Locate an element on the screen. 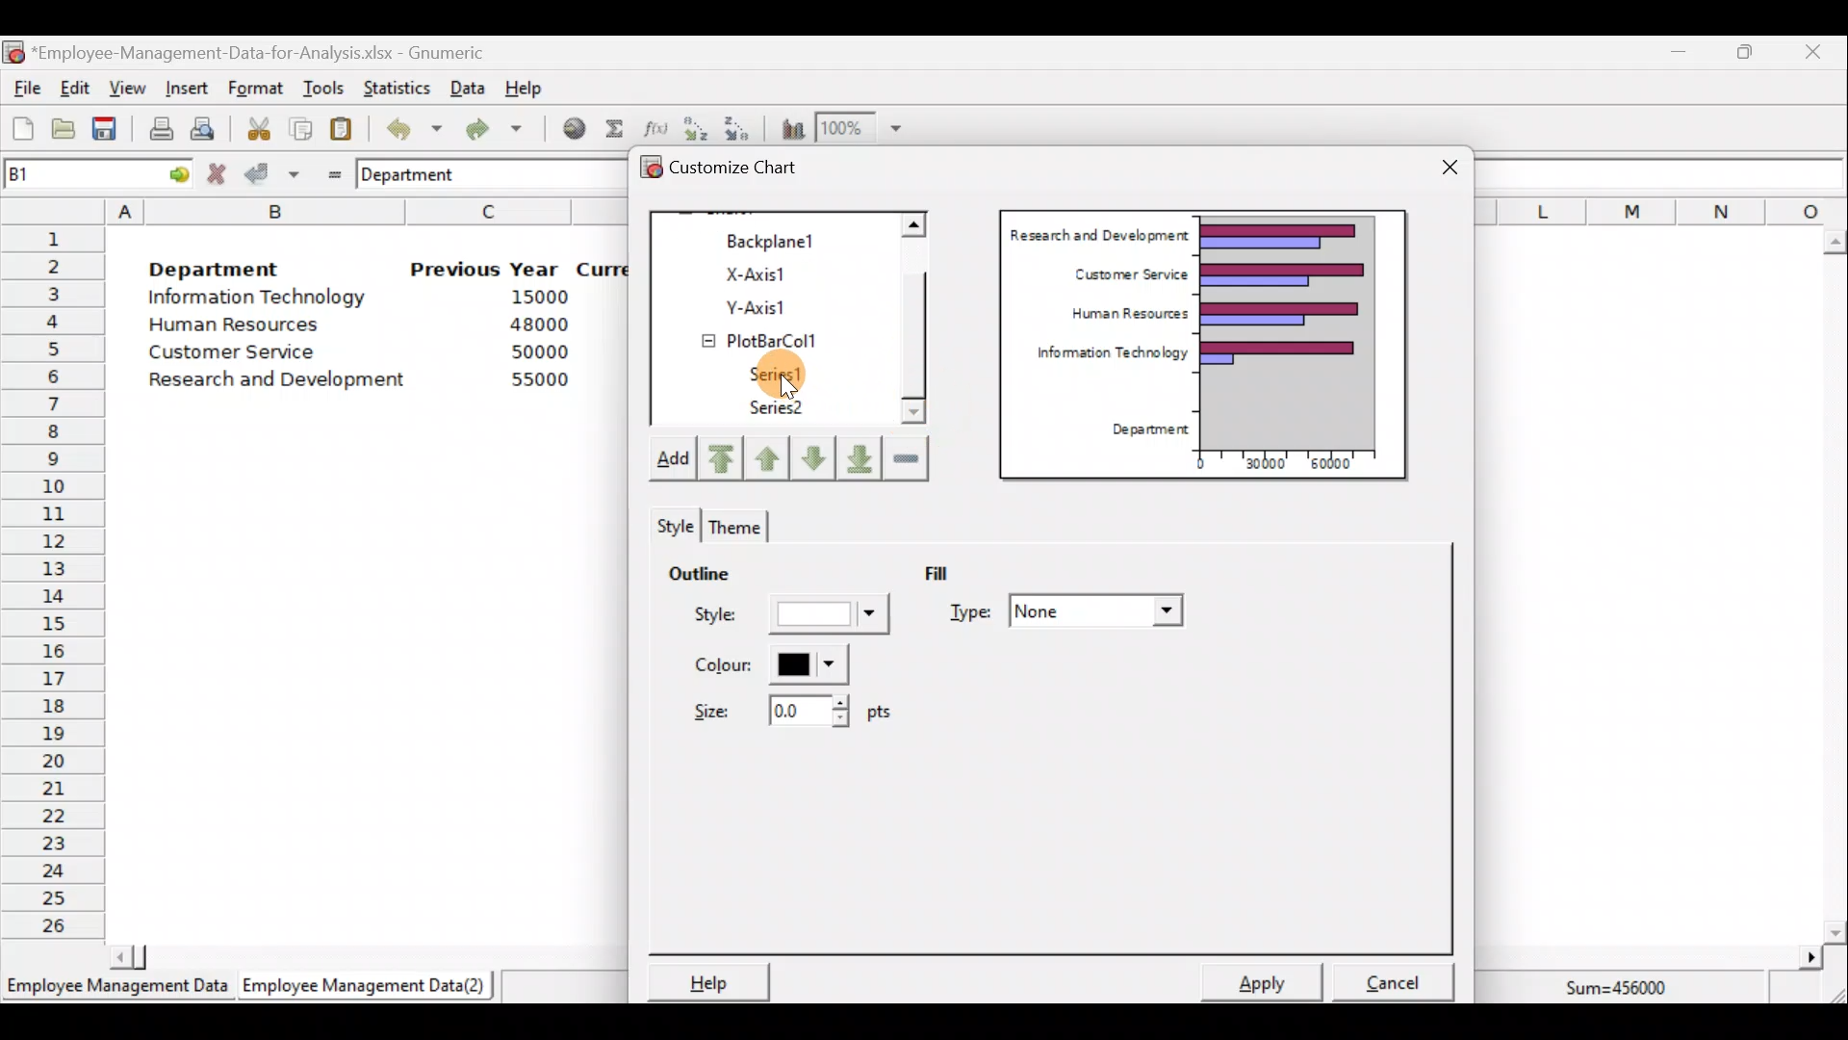 This screenshot has width=1848, height=1040. Research and Development is located at coordinates (1098, 232).